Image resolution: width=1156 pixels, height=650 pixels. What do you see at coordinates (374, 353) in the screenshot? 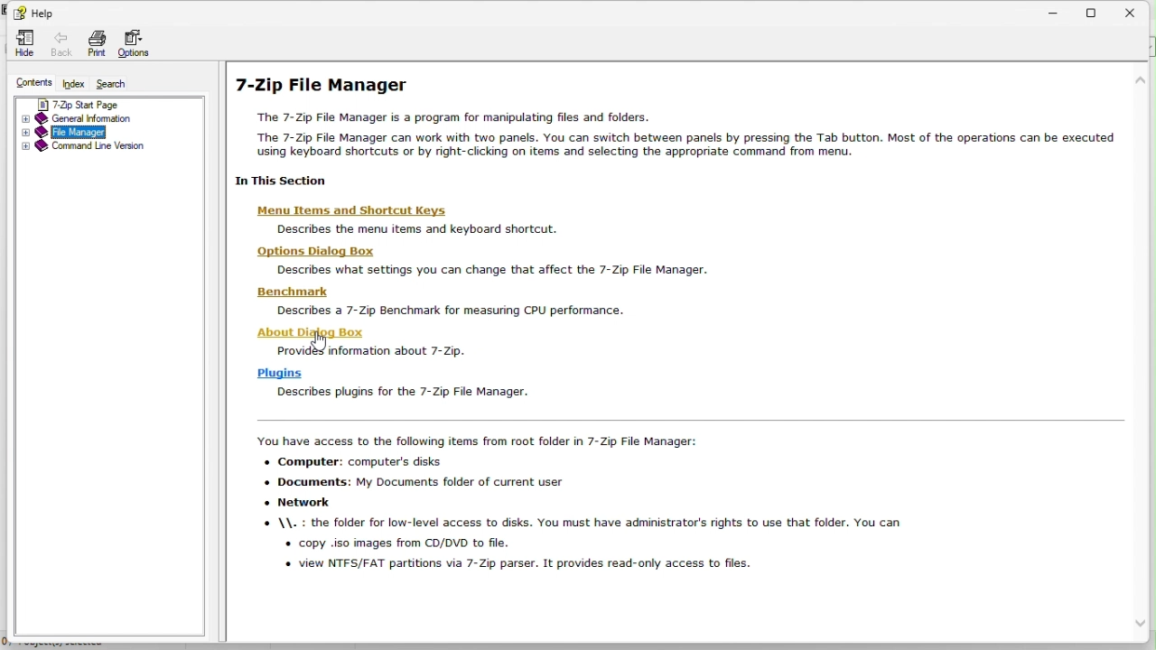
I see `provides information about 7-Zip.` at bounding box center [374, 353].